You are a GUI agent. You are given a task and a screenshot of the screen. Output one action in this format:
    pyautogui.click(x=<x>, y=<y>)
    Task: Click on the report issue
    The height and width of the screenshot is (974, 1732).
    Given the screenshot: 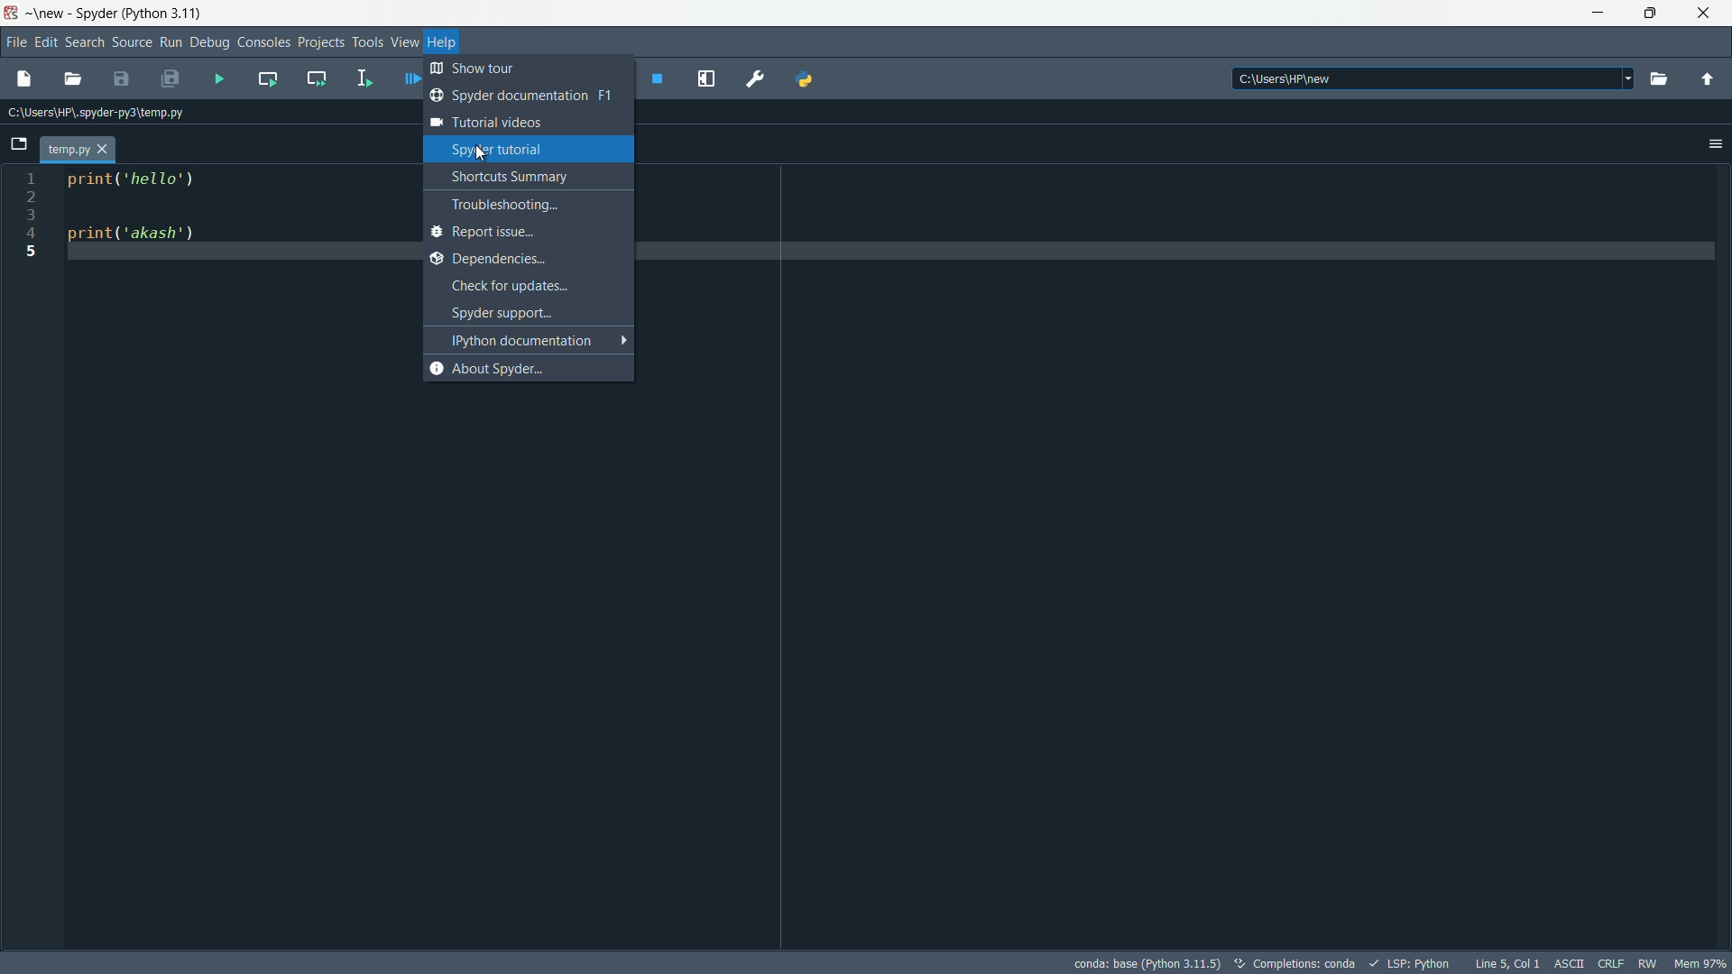 What is the action you would take?
    pyautogui.click(x=523, y=232)
    